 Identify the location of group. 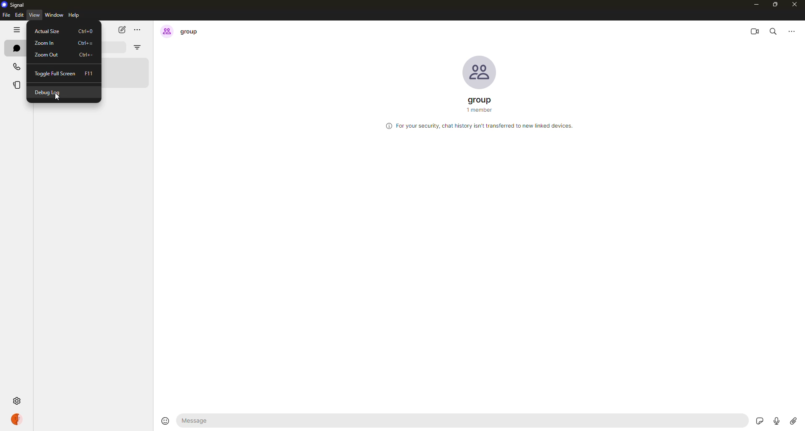
(180, 32).